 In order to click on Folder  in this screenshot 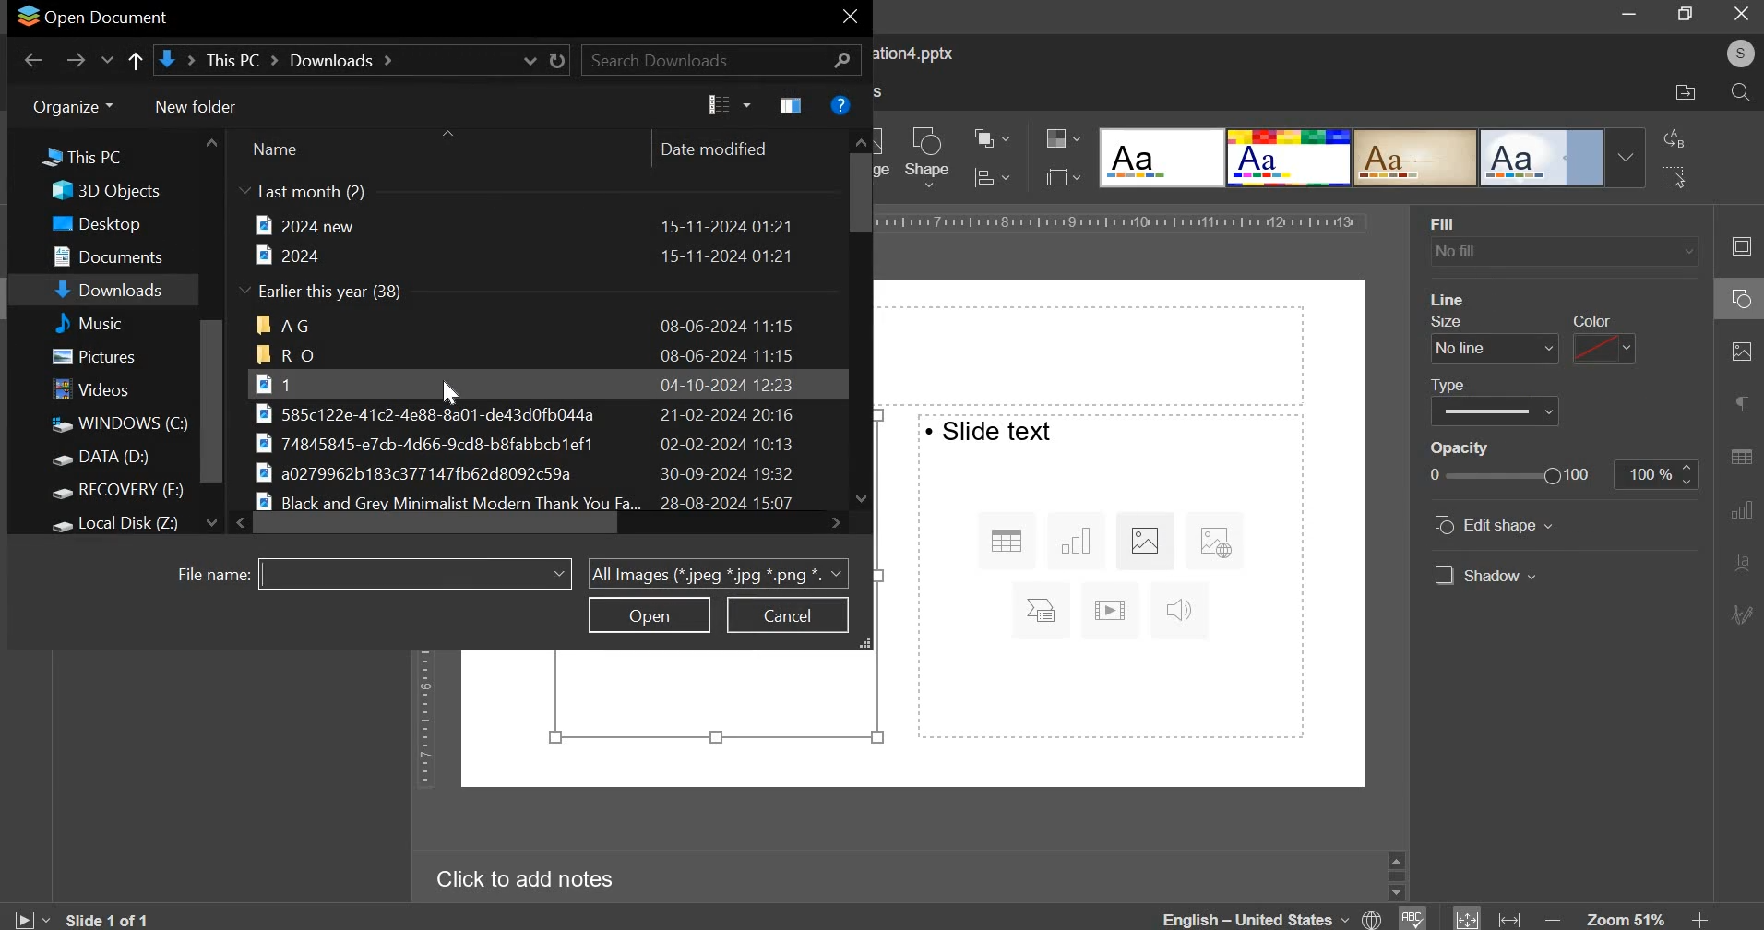, I will do `click(526, 355)`.